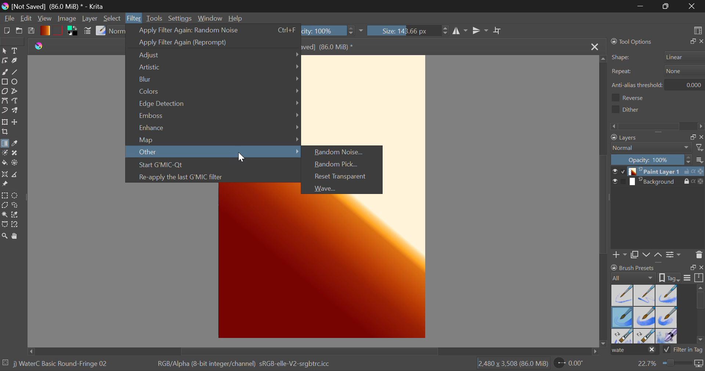 Image resolution: width=705 pixels, height=371 pixels. I want to click on Select, so click(4, 51).